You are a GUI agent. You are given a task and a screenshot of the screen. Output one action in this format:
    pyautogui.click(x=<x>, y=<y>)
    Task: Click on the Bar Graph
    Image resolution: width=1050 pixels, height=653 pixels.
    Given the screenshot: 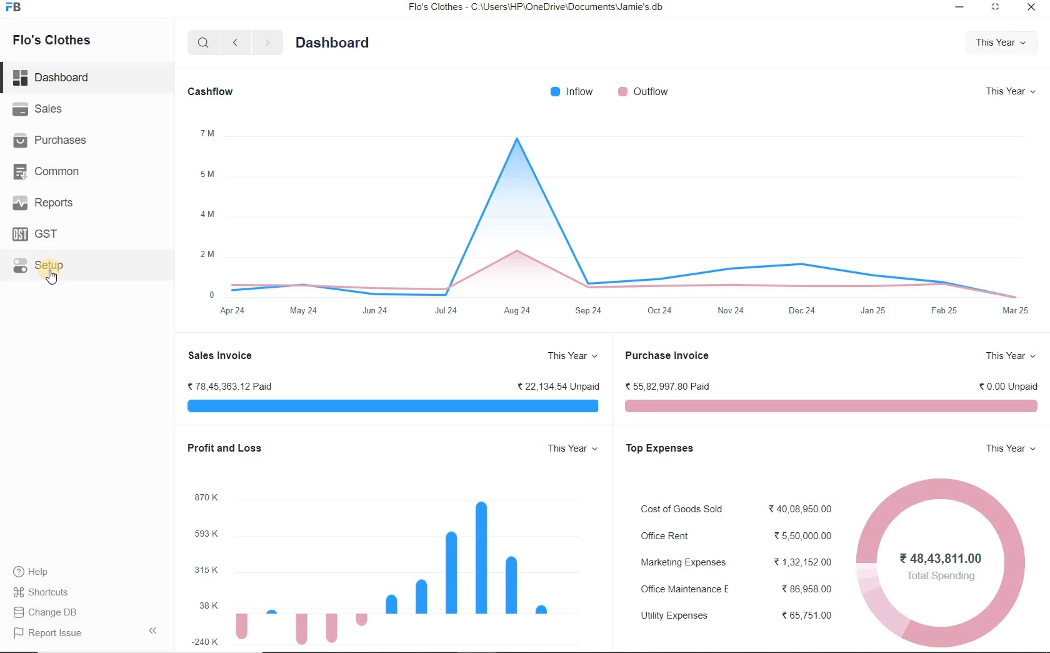 What is the action you would take?
    pyautogui.click(x=393, y=573)
    